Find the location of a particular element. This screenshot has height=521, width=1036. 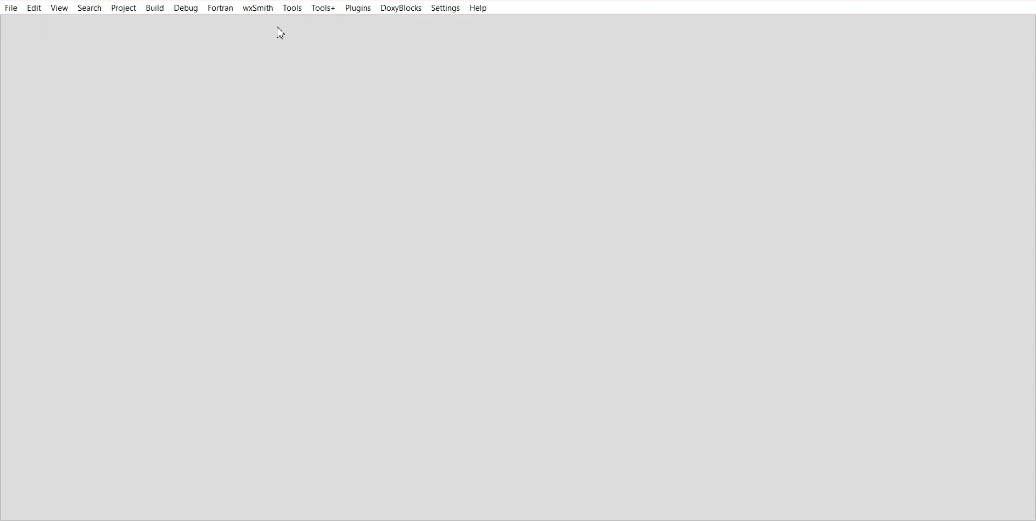

Search is located at coordinates (90, 8).